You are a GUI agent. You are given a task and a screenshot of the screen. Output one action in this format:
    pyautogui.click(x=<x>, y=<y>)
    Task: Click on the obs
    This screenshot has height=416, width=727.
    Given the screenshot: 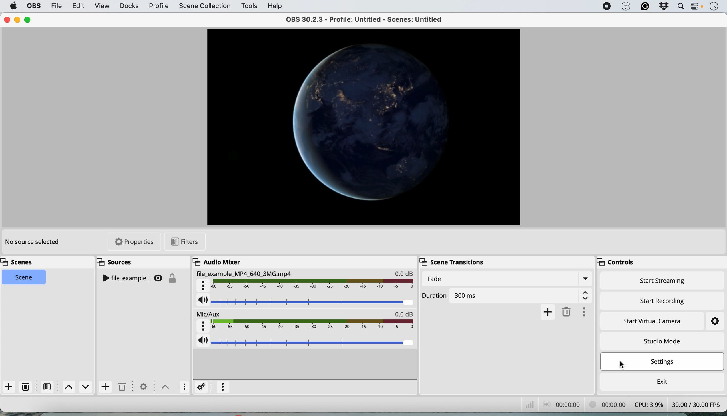 What is the action you would take?
    pyautogui.click(x=625, y=7)
    